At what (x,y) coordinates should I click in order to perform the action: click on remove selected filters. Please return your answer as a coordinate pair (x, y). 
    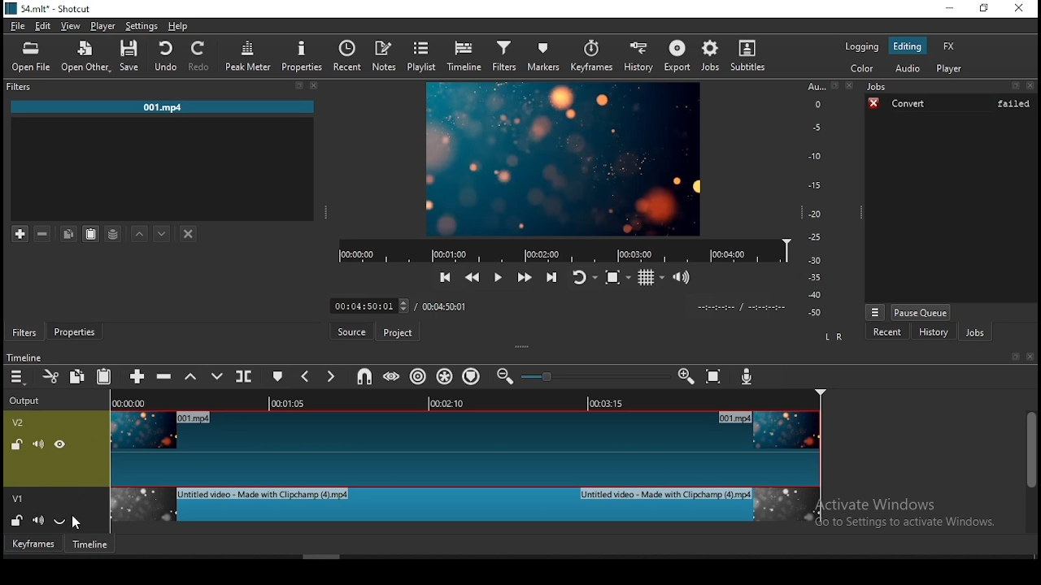
    Looking at the image, I should click on (46, 232).